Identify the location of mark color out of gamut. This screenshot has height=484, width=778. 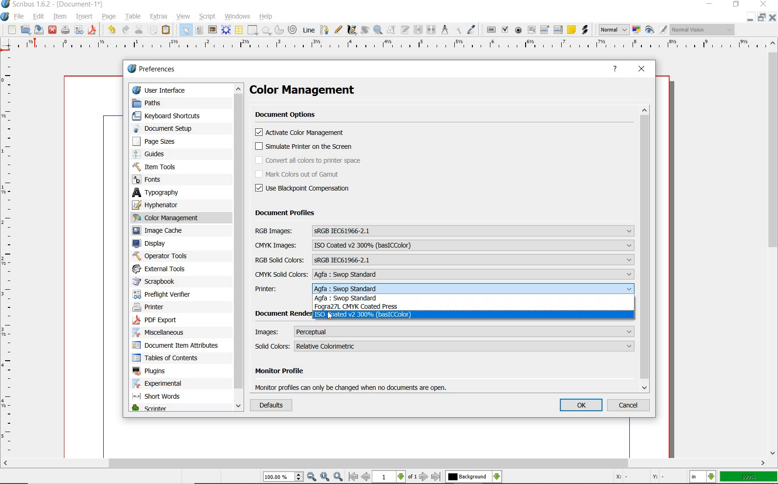
(308, 174).